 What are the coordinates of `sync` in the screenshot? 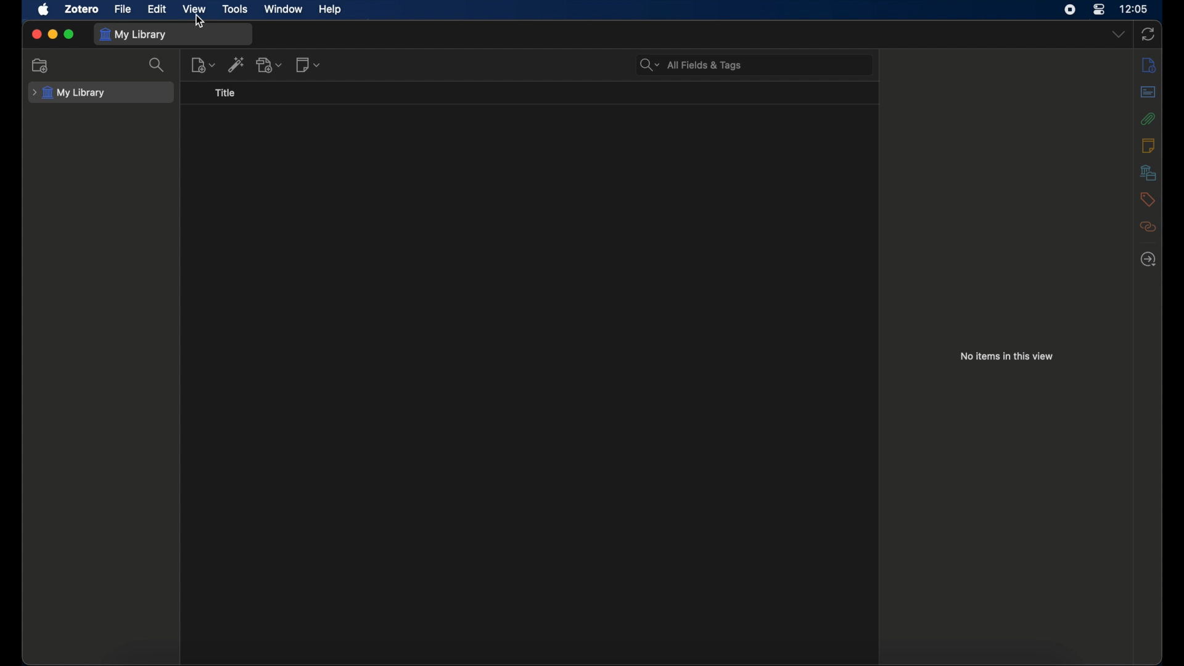 It's located at (1148, 35).